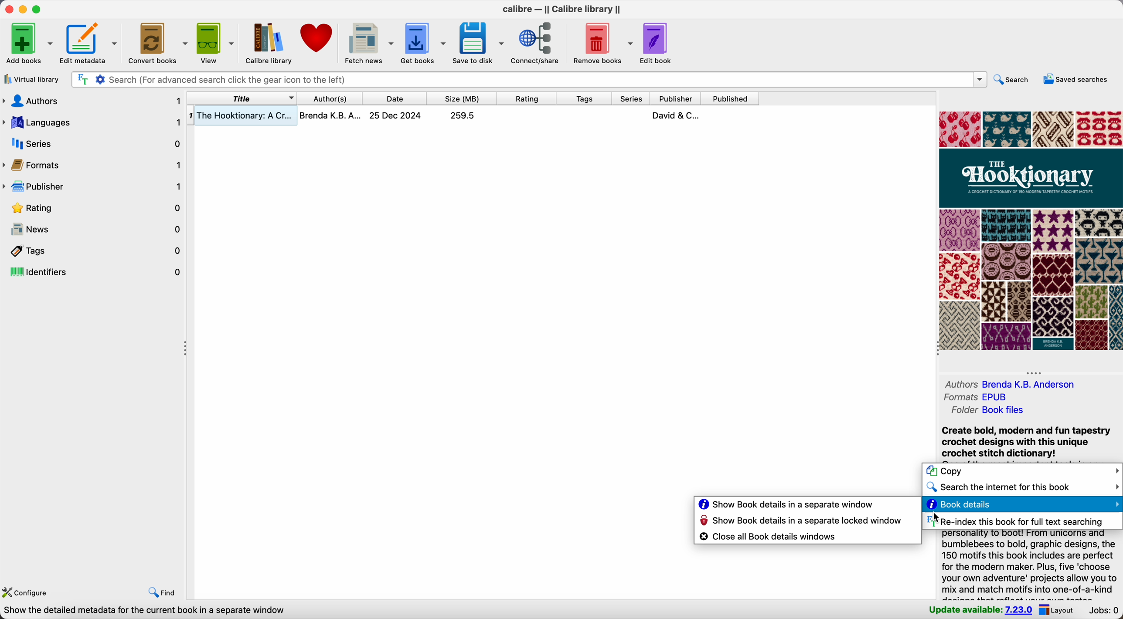  What do you see at coordinates (94, 208) in the screenshot?
I see `rating` at bounding box center [94, 208].